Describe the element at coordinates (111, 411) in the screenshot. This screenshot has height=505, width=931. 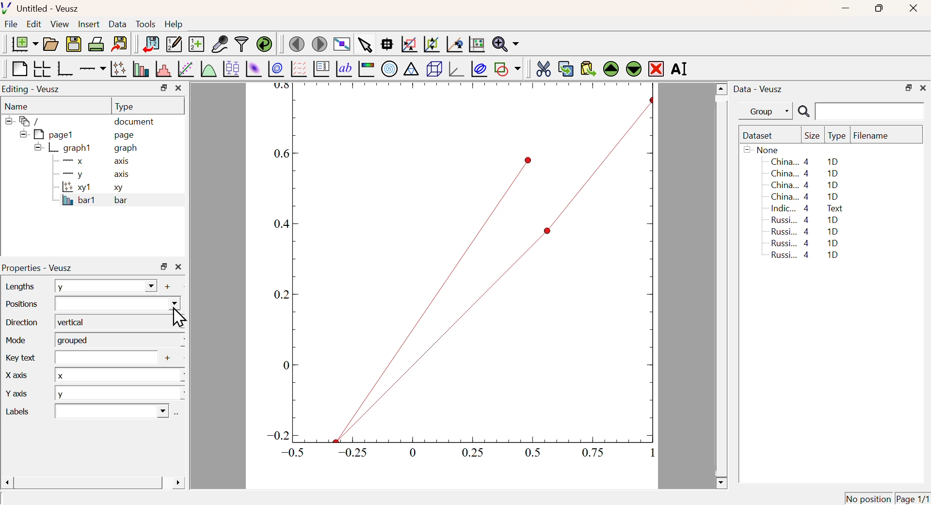
I see `Dropdown` at that location.